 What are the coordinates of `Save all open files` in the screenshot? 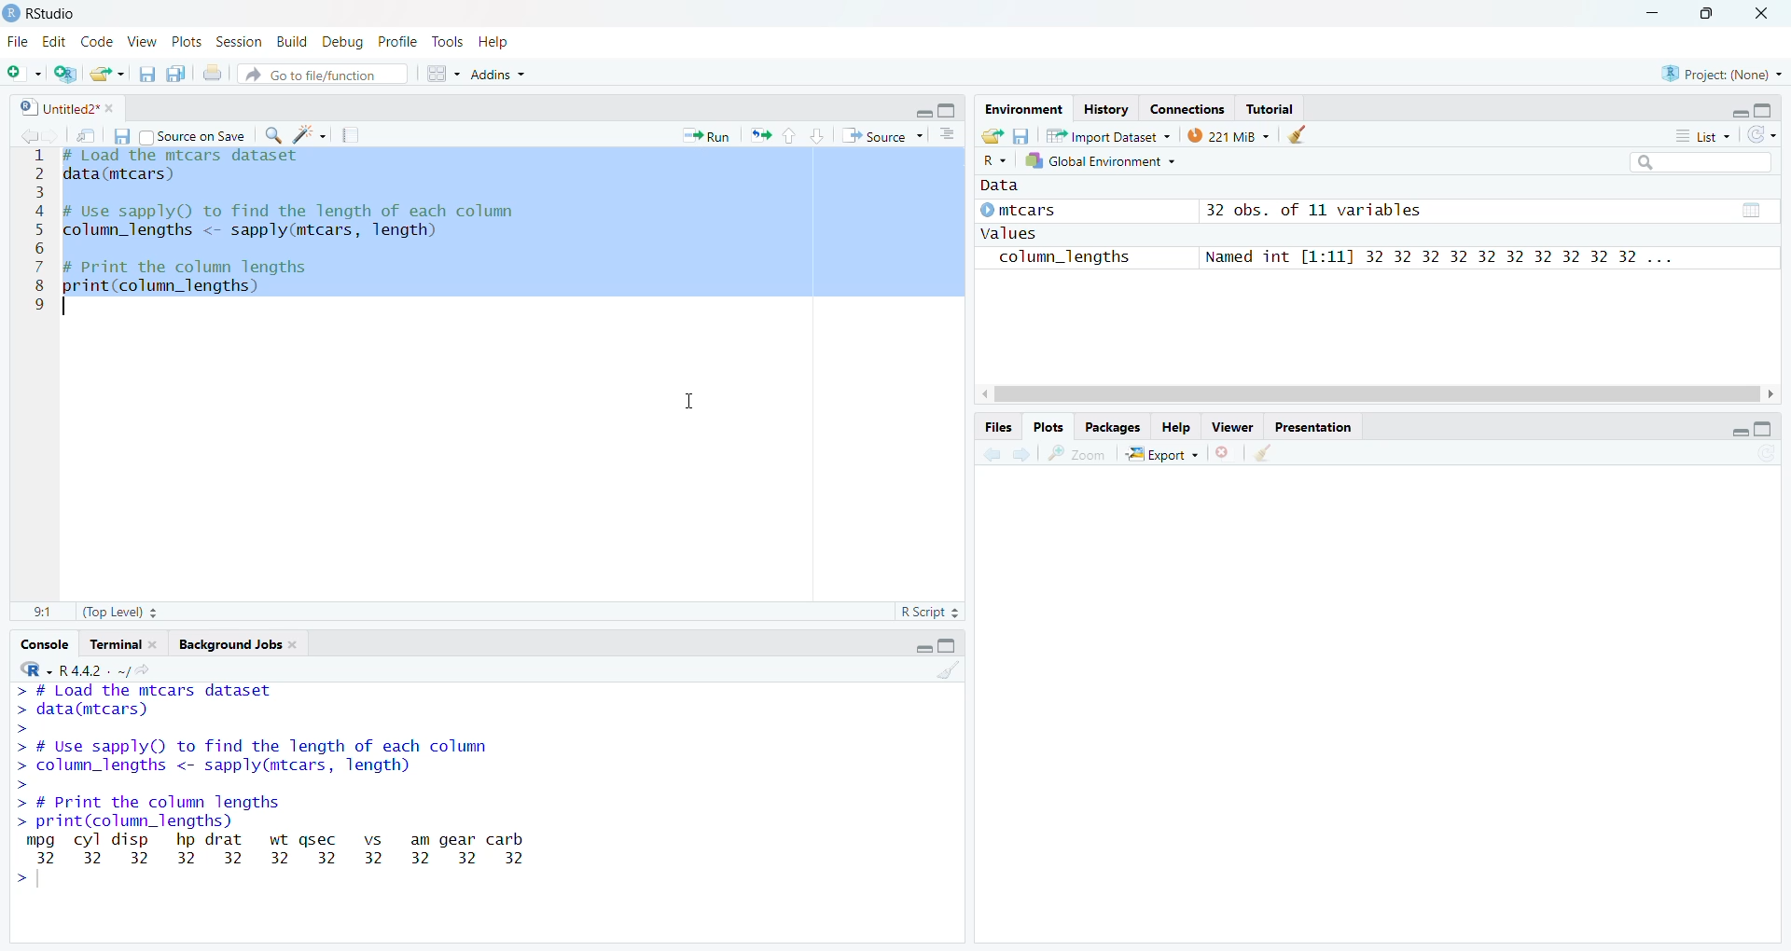 It's located at (176, 73).